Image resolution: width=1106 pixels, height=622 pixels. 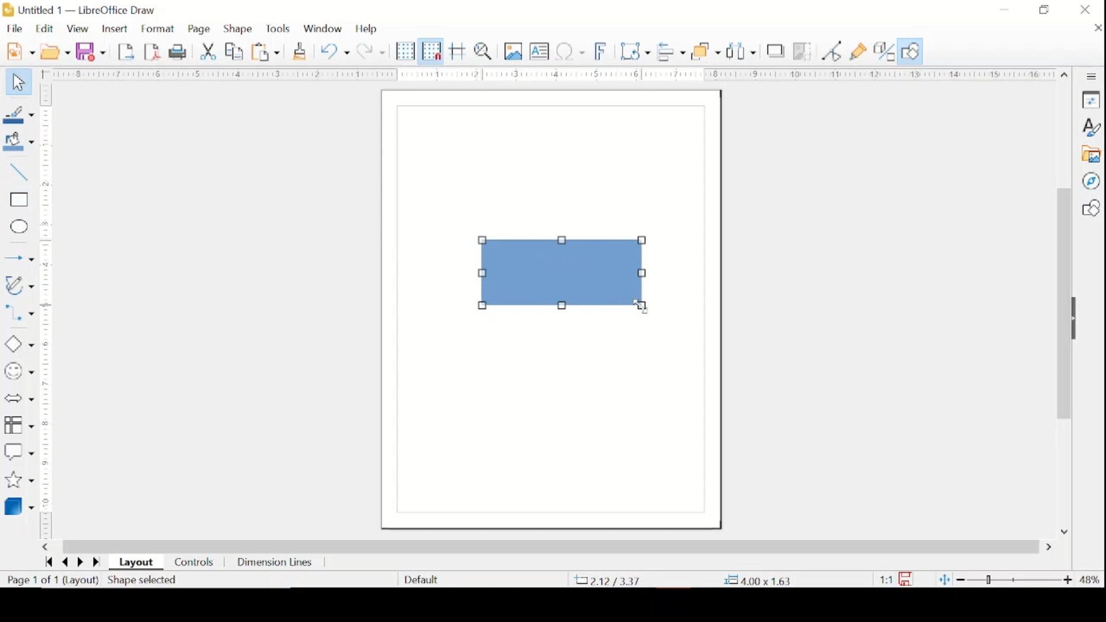 I want to click on gallery, so click(x=1090, y=154).